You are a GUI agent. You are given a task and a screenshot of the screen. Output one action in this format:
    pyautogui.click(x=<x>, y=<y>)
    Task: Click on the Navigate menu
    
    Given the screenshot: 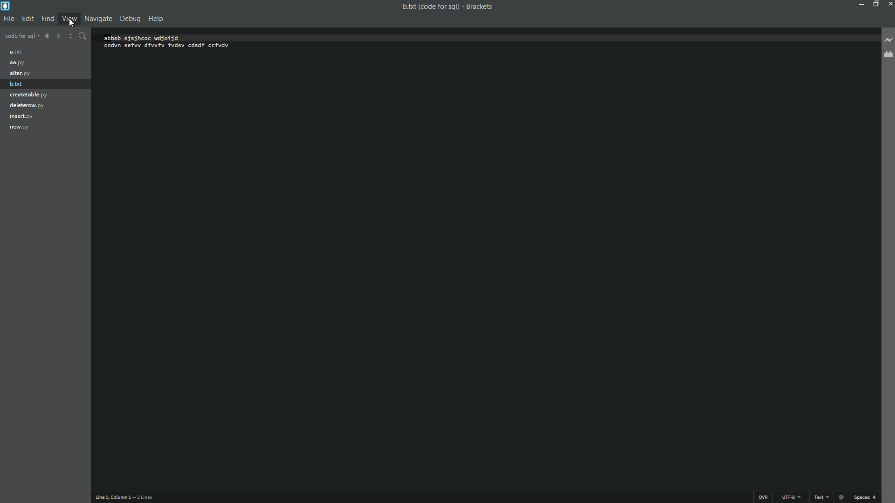 What is the action you would take?
    pyautogui.click(x=98, y=19)
    